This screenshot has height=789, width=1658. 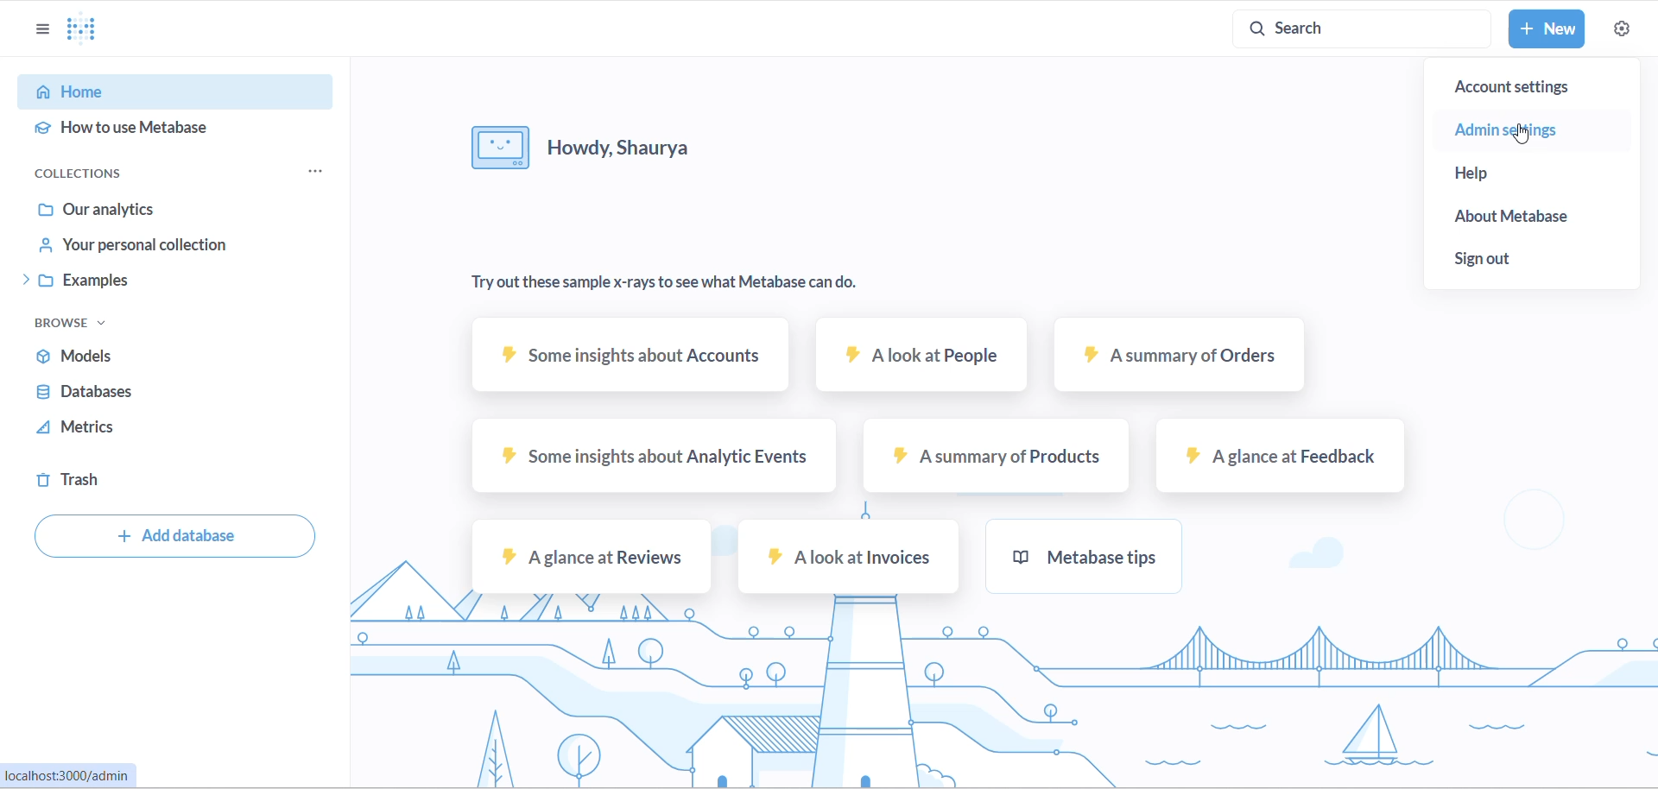 I want to click on BROWSE, so click(x=85, y=324).